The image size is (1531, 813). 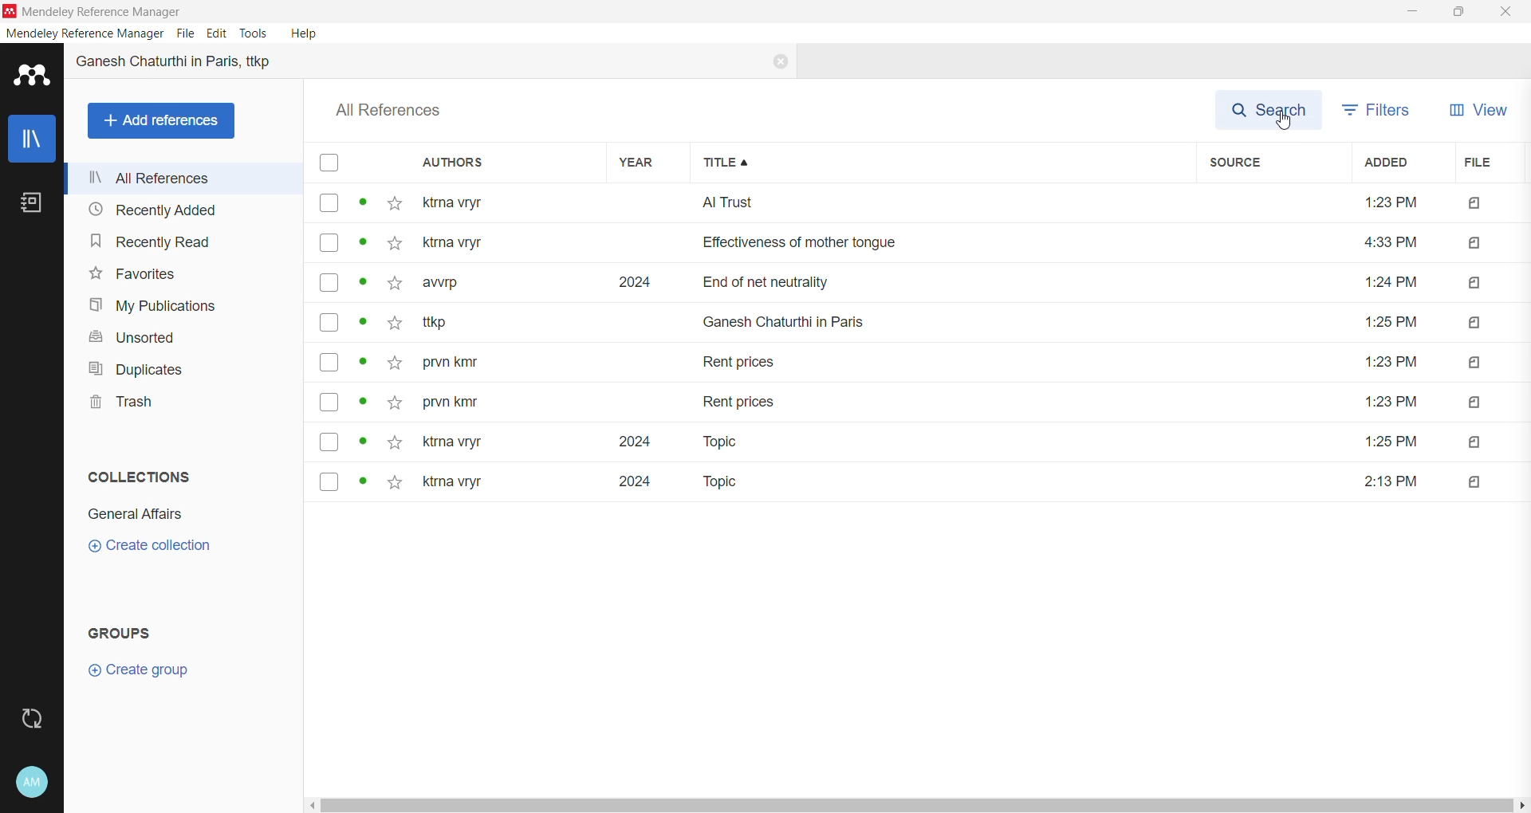 What do you see at coordinates (396, 323) in the screenshot?
I see `add to favorites` at bounding box center [396, 323].